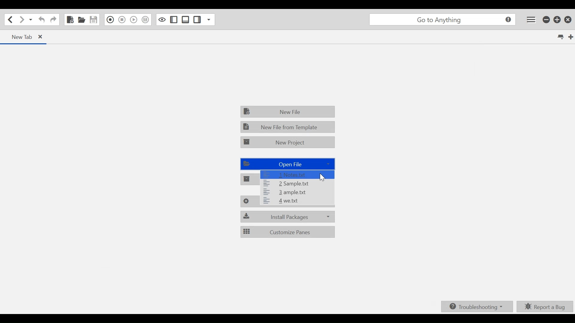 The image size is (575, 323). I want to click on Save Macro to Toolbox as Superscript, so click(146, 20).